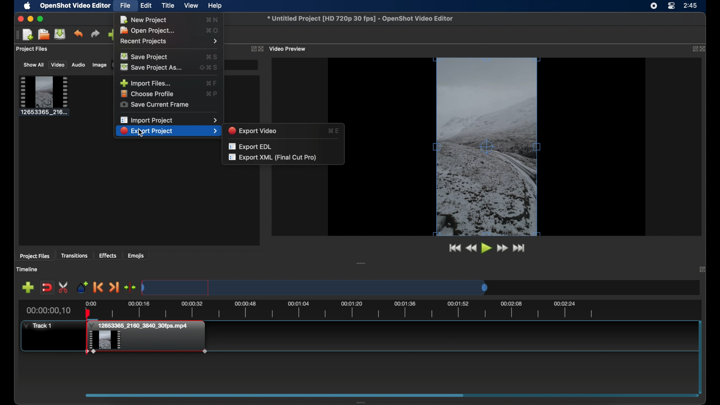 The image size is (720, 405). What do you see at coordinates (44, 34) in the screenshot?
I see `open project` at bounding box center [44, 34].